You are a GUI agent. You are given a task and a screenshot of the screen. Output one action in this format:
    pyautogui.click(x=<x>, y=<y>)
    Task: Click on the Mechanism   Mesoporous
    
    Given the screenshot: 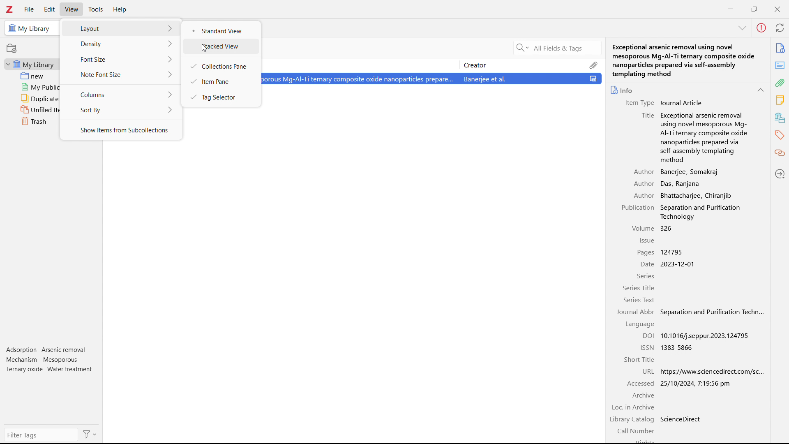 What is the action you would take?
    pyautogui.click(x=43, y=359)
    